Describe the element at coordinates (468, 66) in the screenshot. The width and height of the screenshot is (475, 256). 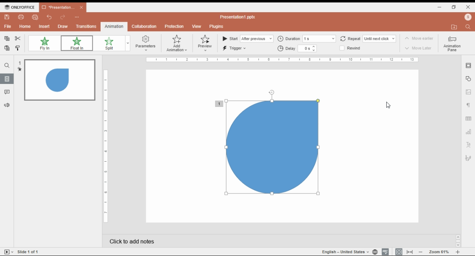
I see `slide settings` at that location.